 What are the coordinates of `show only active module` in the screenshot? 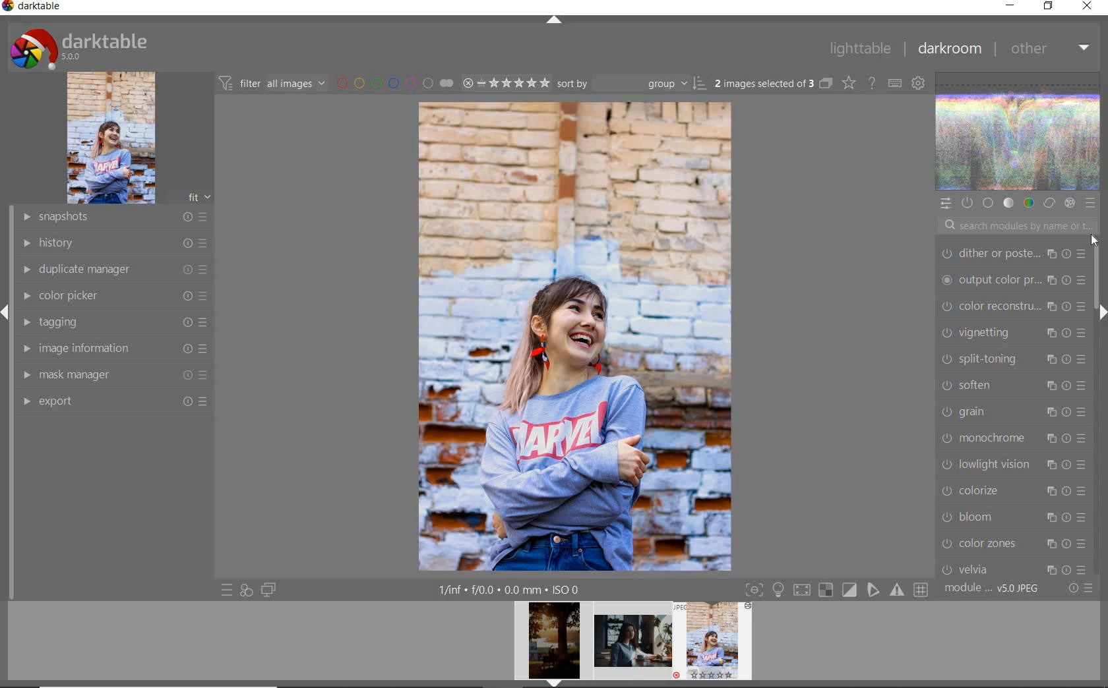 It's located at (966, 203).